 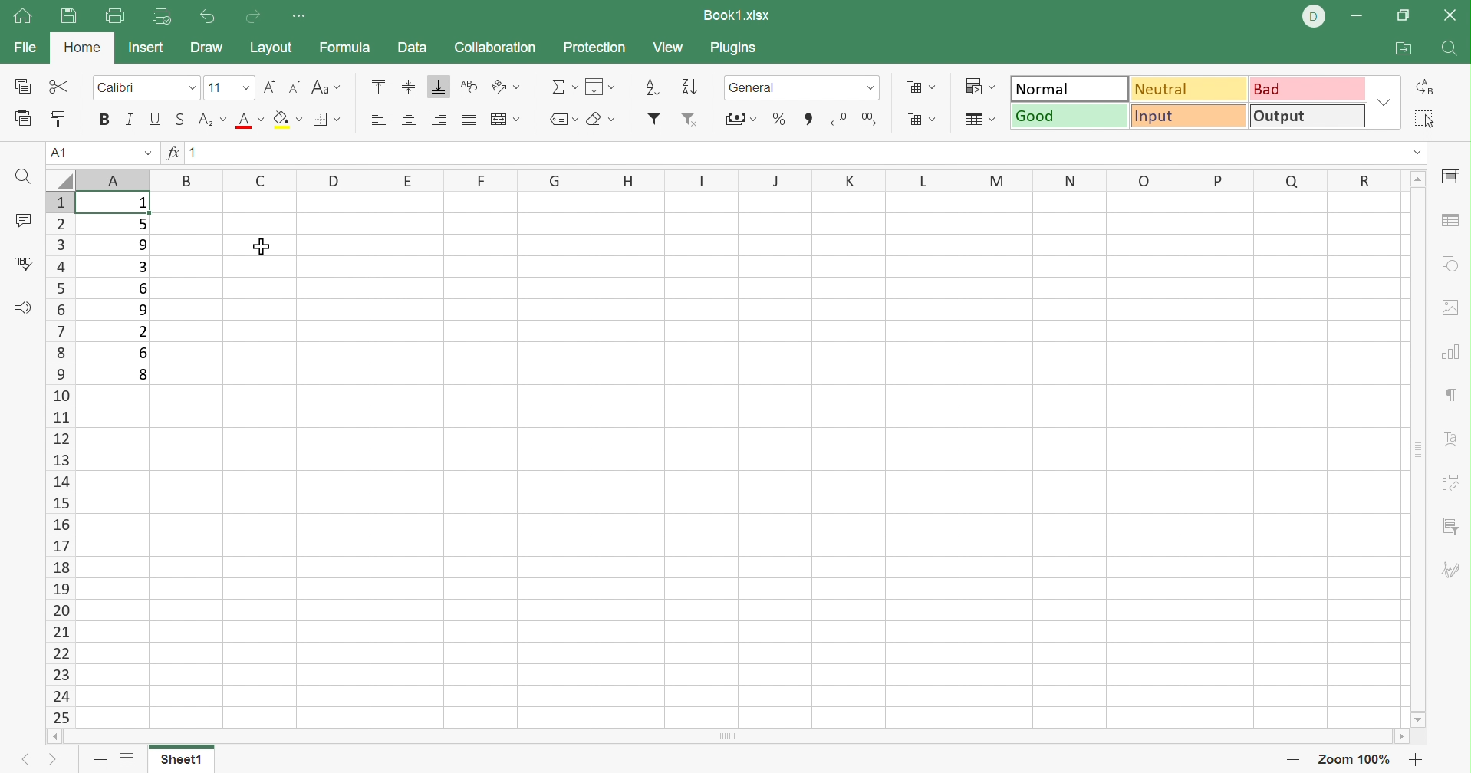 What do you see at coordinates (163, 18) in the screenshot?
I see `Quick print` at bounding box center [163, 18].